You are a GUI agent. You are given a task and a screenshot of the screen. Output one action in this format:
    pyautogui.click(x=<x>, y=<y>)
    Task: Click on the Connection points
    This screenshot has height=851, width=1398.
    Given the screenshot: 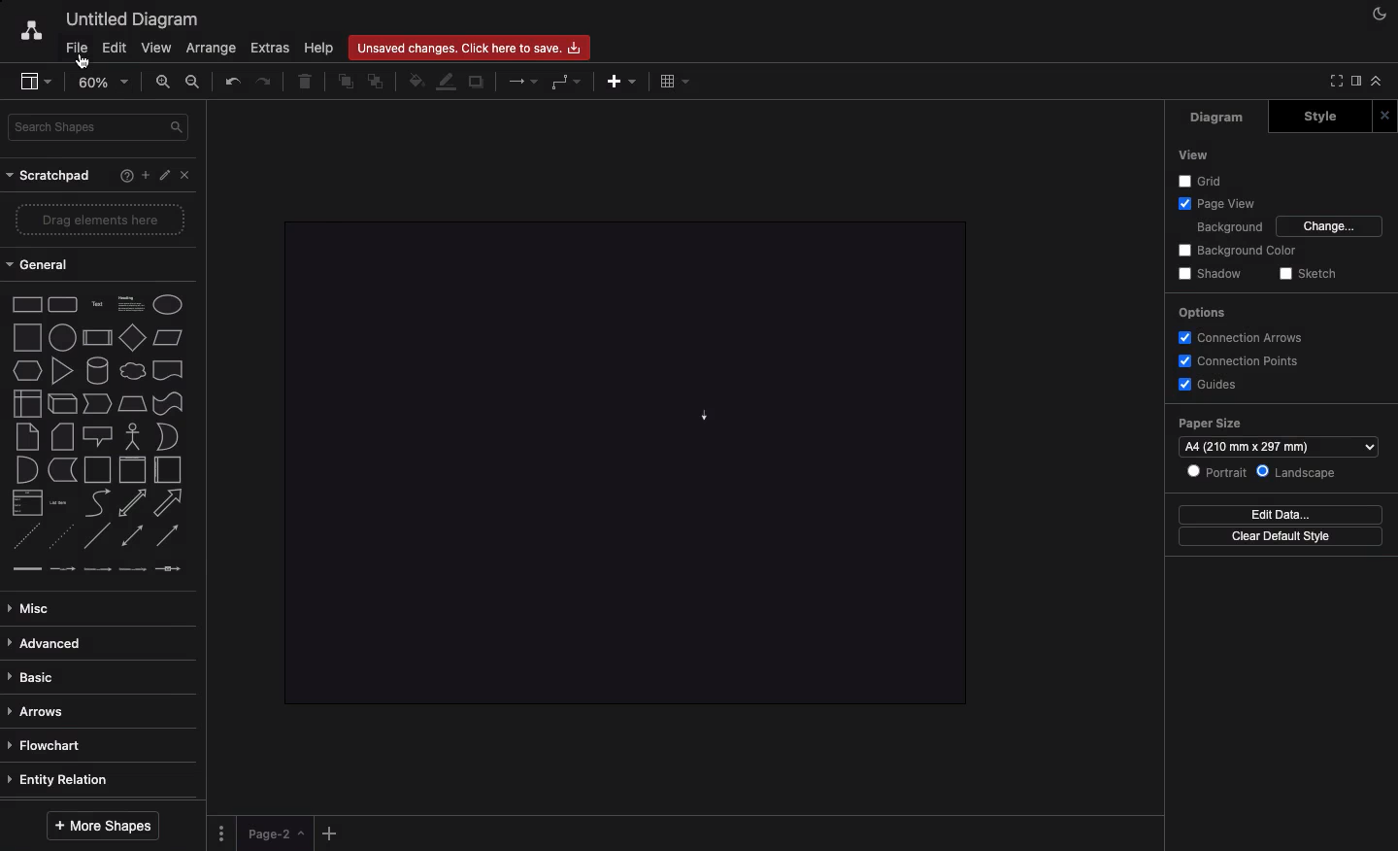 What is the action you would take?
    pyautogui.click(x=1237, y=360)
    